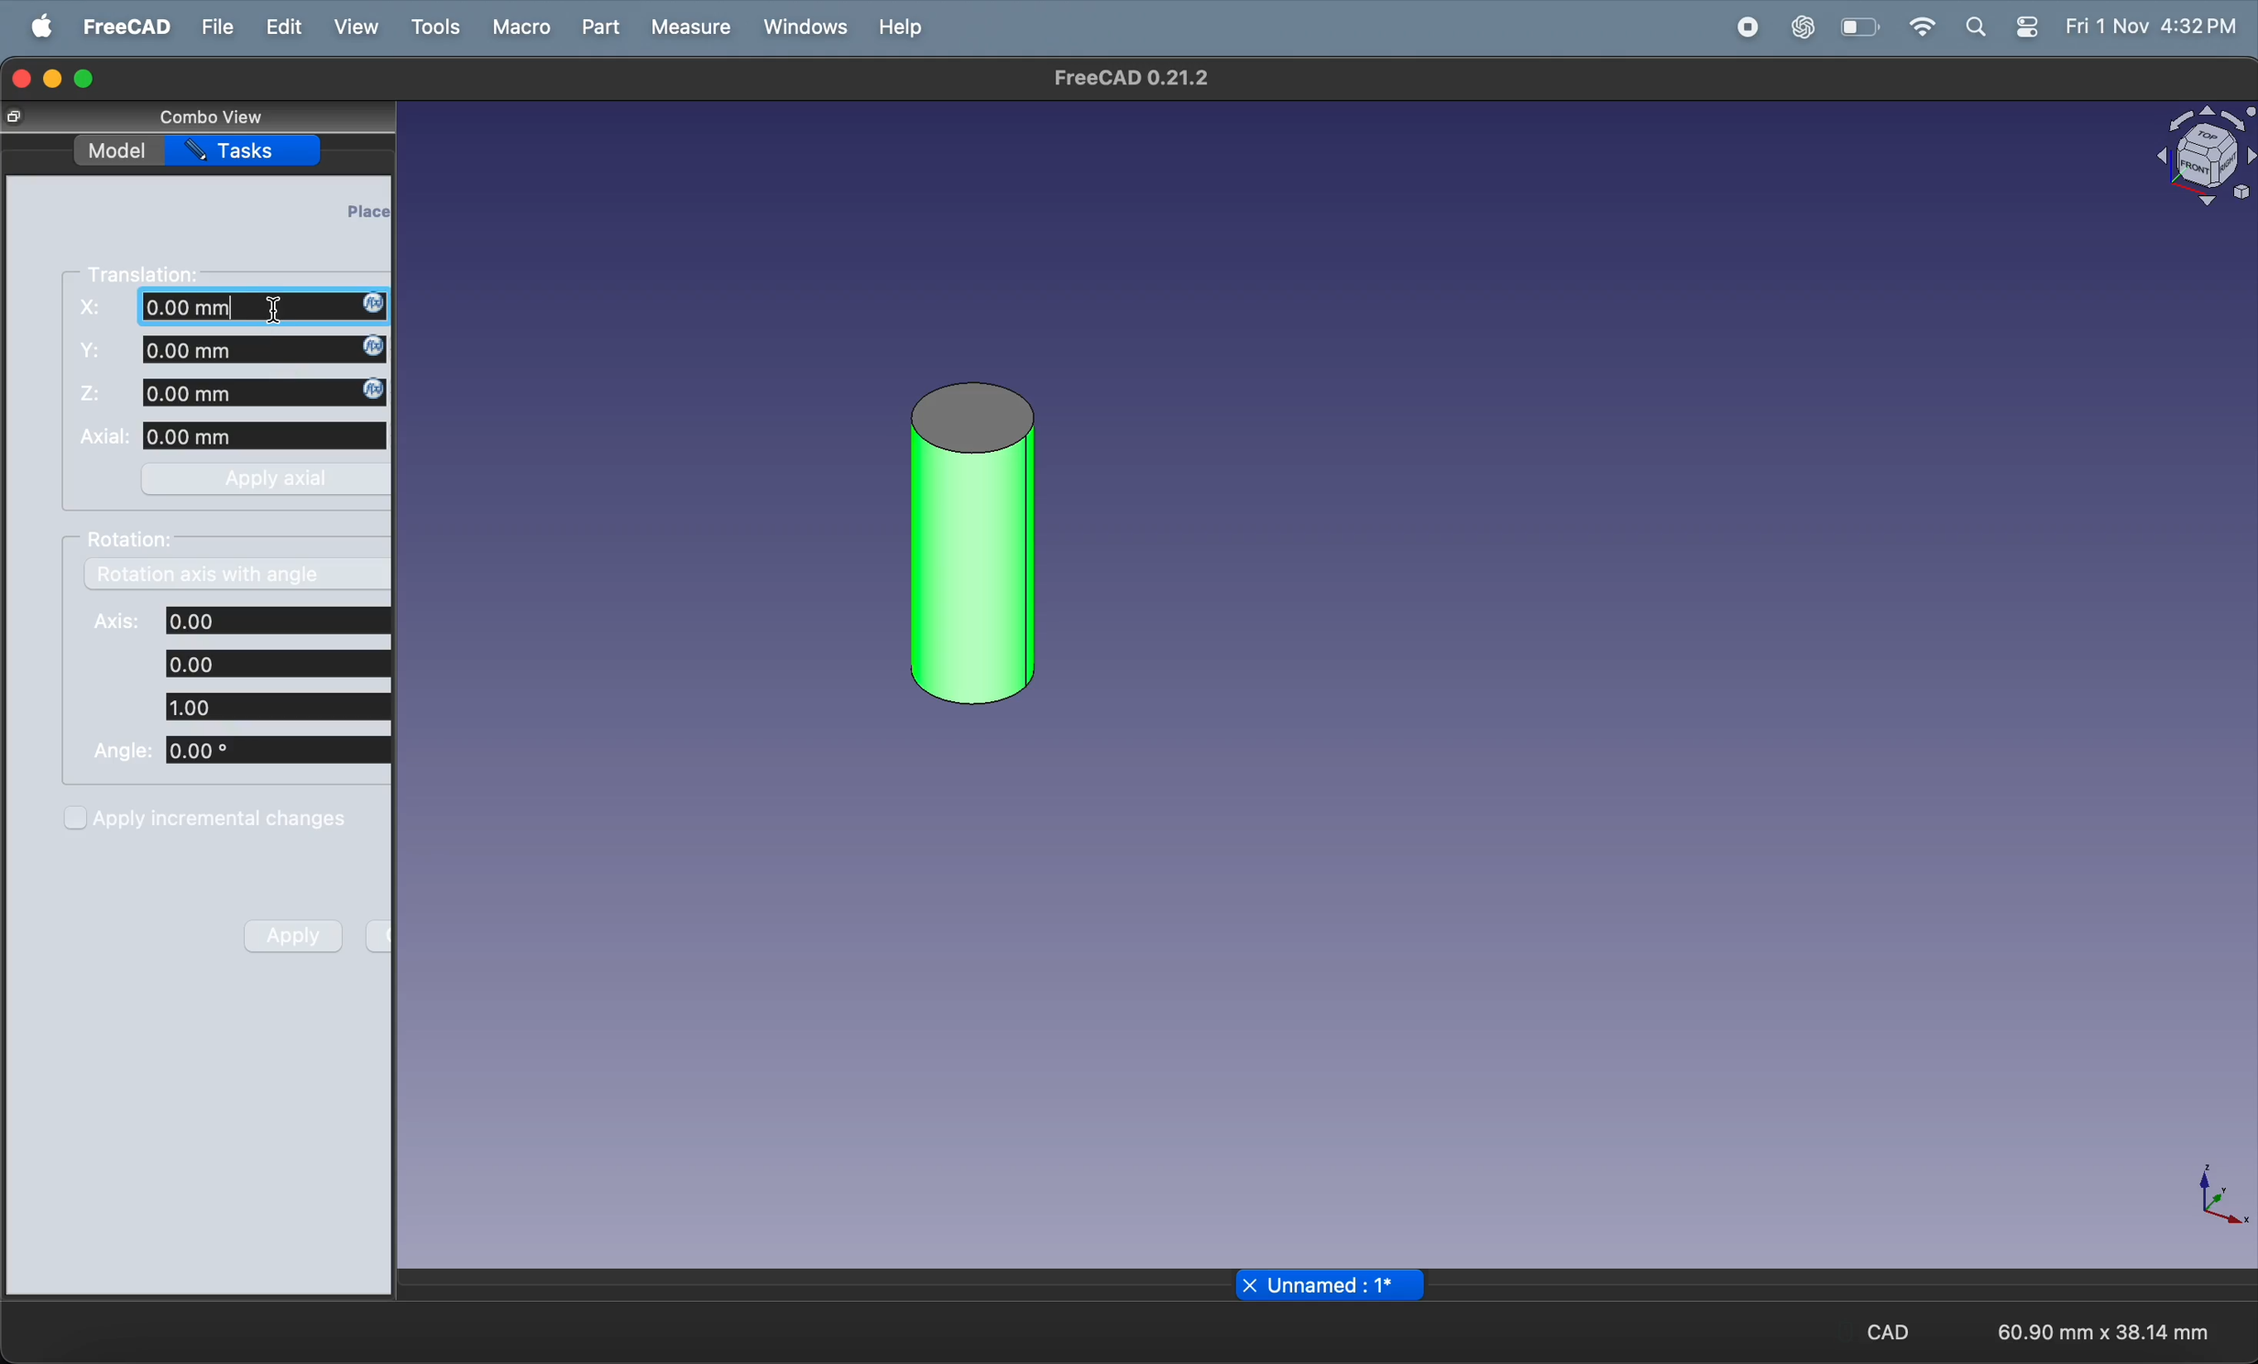 Image resolution: width=2258 pixels, height=1364 pixels. I want to click on cylinder 001, so click(970, 540).